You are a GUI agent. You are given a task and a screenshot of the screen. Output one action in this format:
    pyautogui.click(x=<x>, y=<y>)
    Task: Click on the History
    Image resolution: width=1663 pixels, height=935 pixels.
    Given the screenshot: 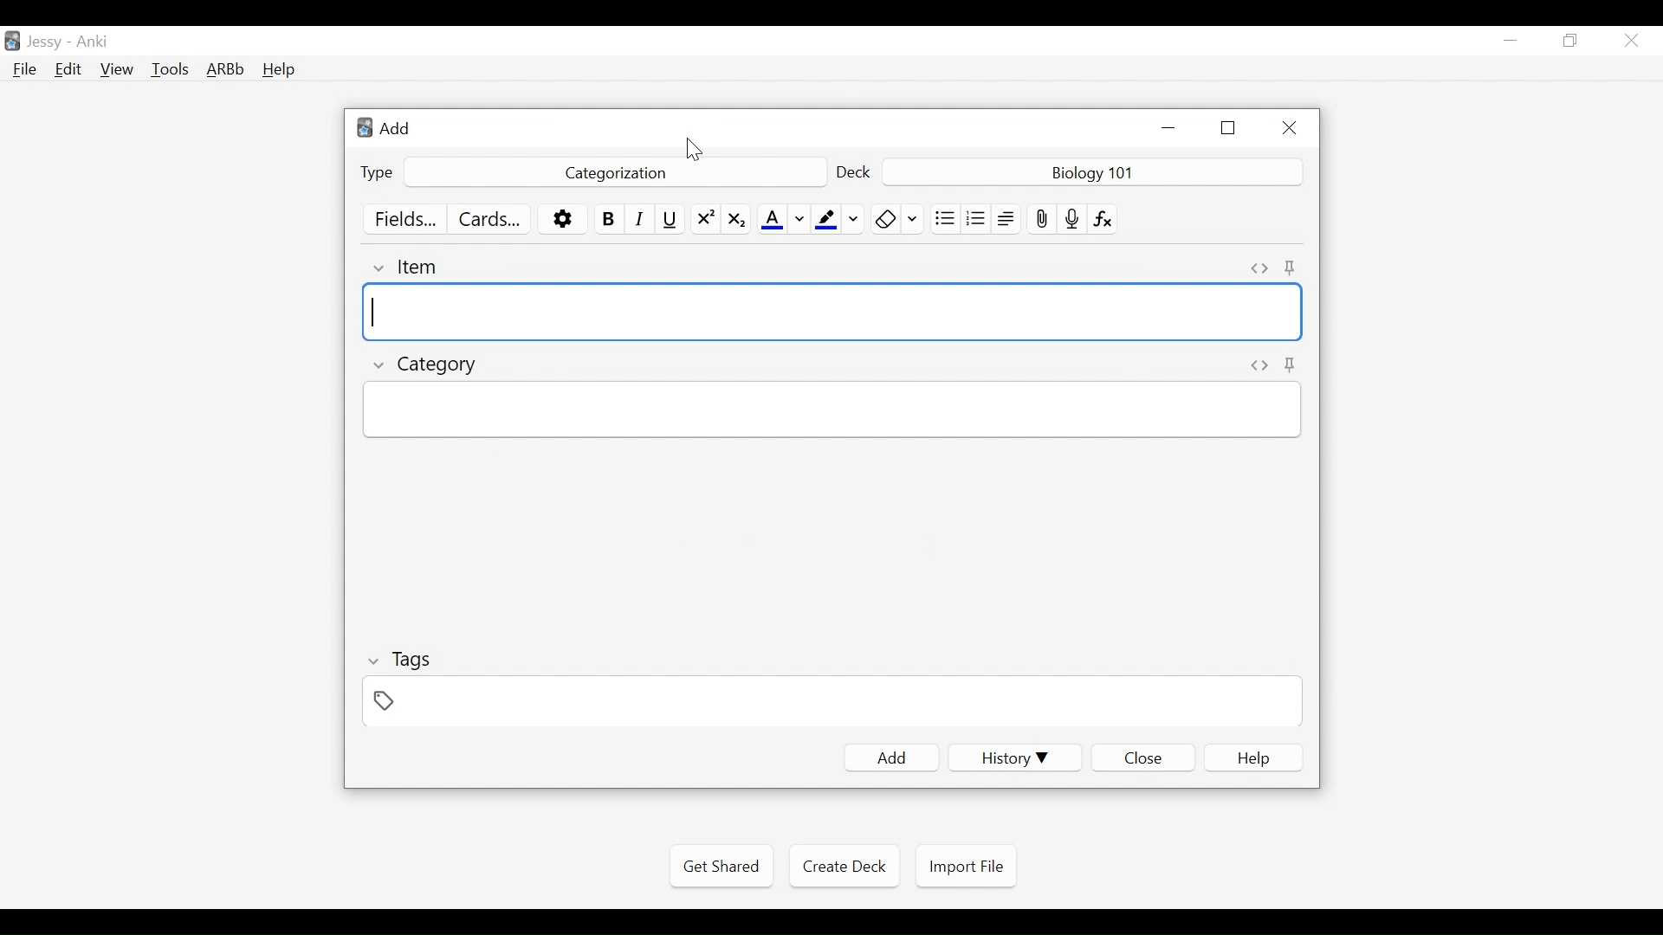 What is the action you would take?
    pyautogui.click(x=1014, y=758)
    